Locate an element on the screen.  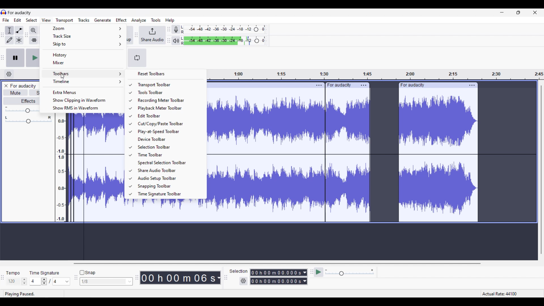
Reset toolbars is located at coordinates (166, 74).